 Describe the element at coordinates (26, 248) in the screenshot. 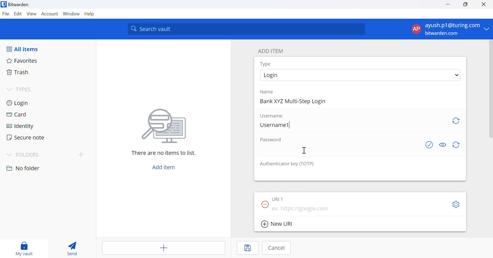

I see `my vault` at that location.